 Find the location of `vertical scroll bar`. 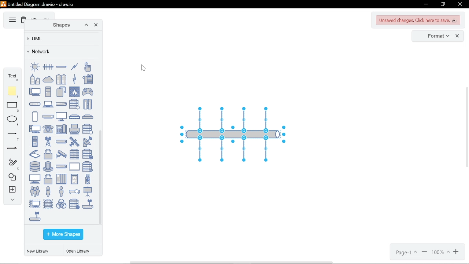

vertical scroll bar is located at coordinates (466, 146).